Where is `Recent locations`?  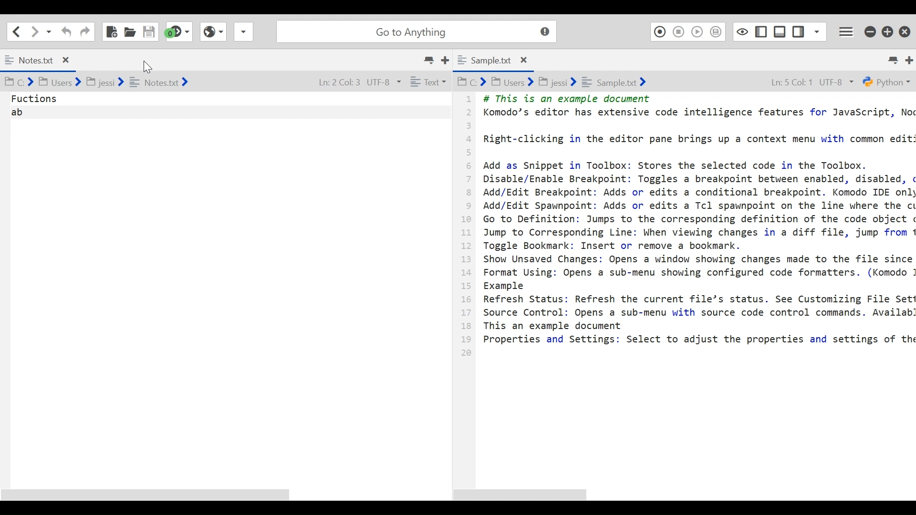 Recent locations is located at coordinates (49, 31).